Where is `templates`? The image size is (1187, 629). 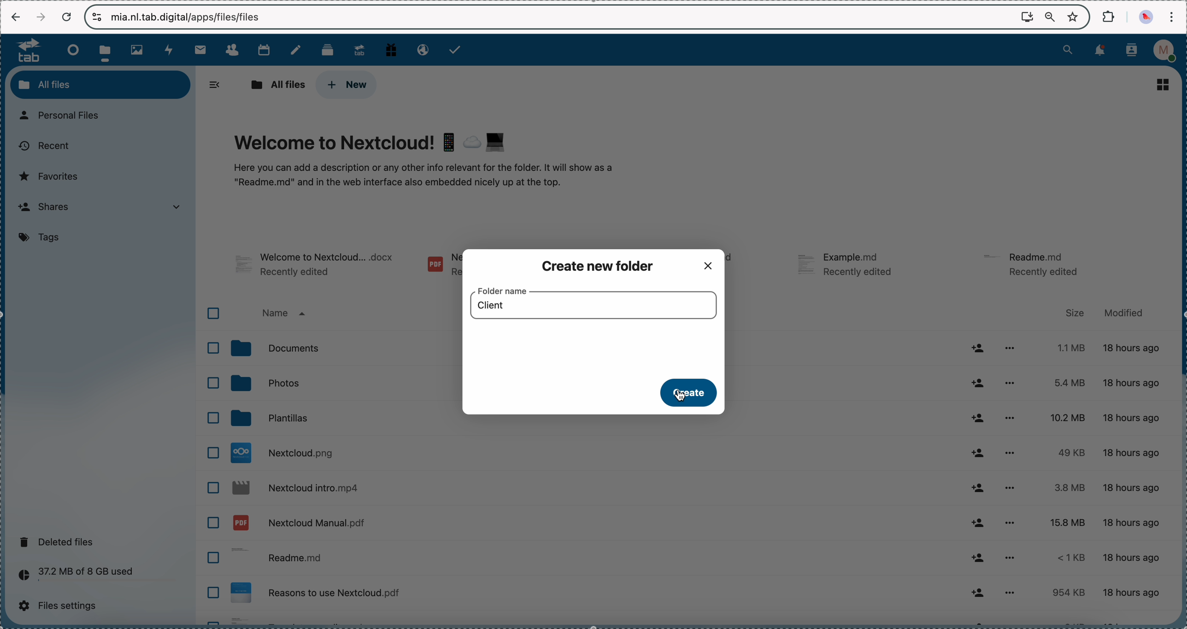 templates is located at coordinates (341, 420).